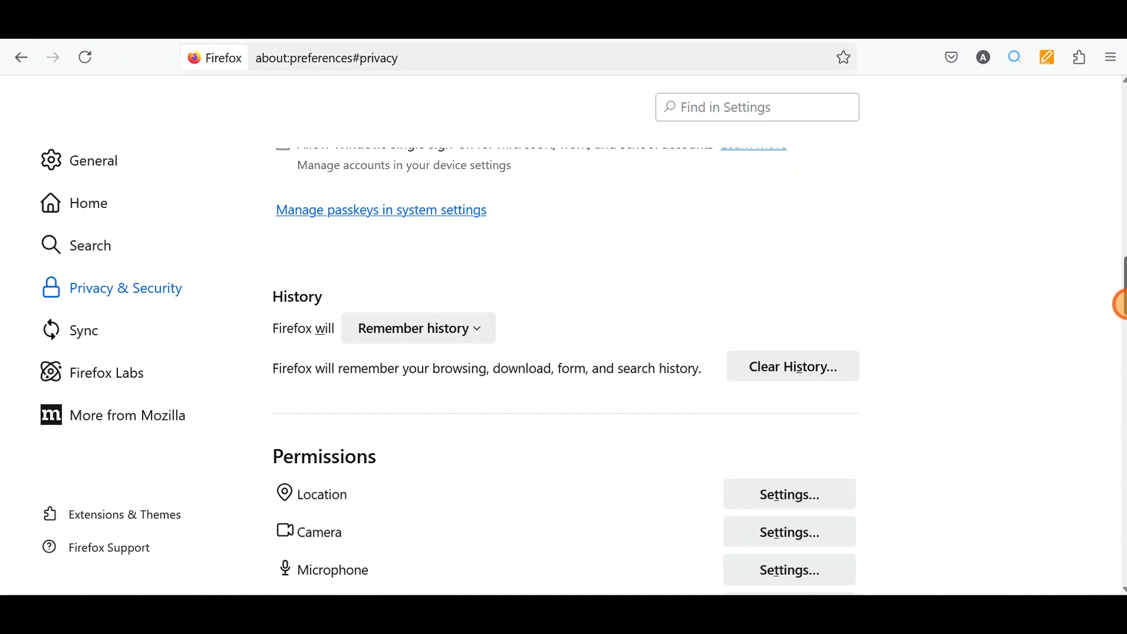 This screenshot has width=1127, height=634. Describe the element at coordinates (1010, 58) in the screenshot. I see `Multiple search & highlight` at that location.